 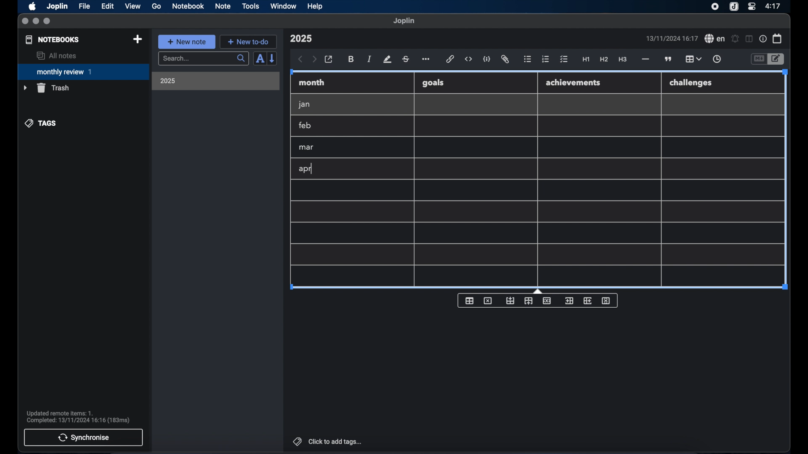 What do you see at coordinates (548, 300) in the screenshot?
I see `delete row` at bounding box center [548, 300].